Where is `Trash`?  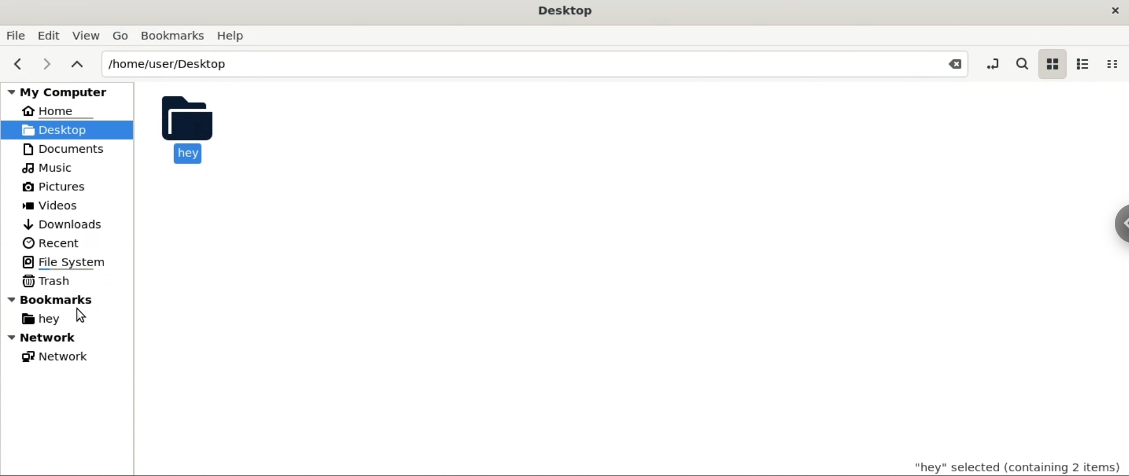
Trash is located at coordinates (53, 281).